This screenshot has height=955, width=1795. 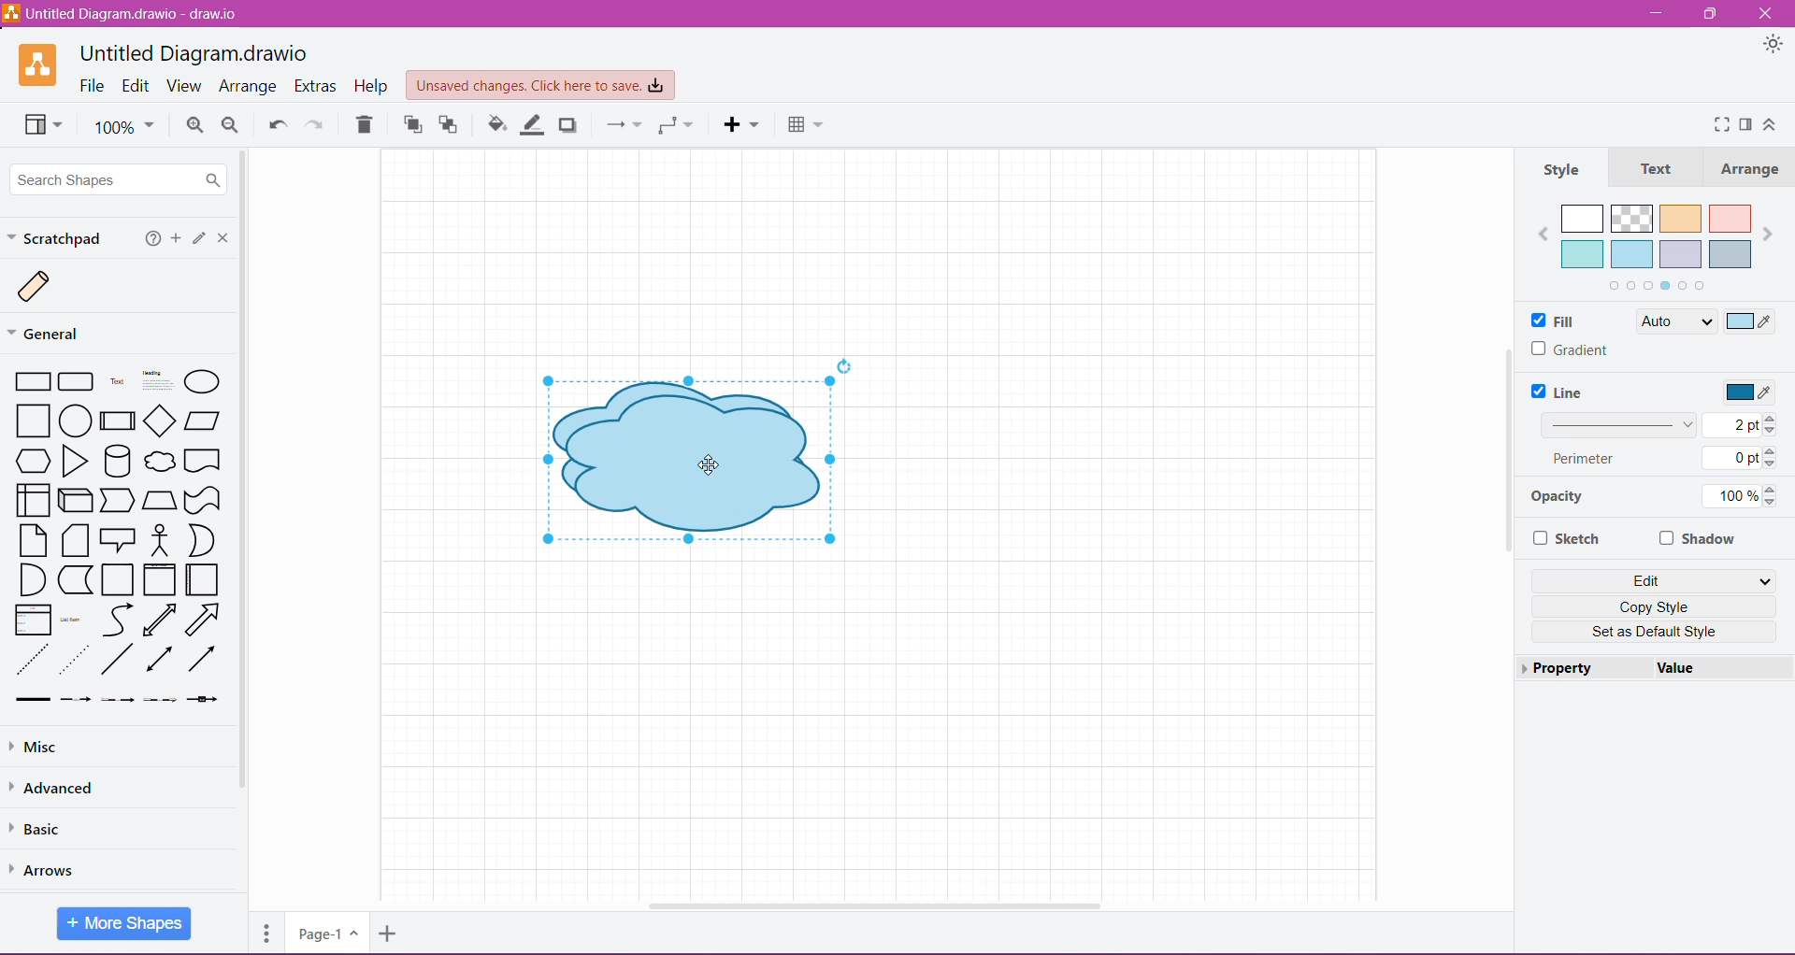 What do you see at coordinates (226, 239) in the screenshot?
I see `Close` at bounding box center [226, 239].